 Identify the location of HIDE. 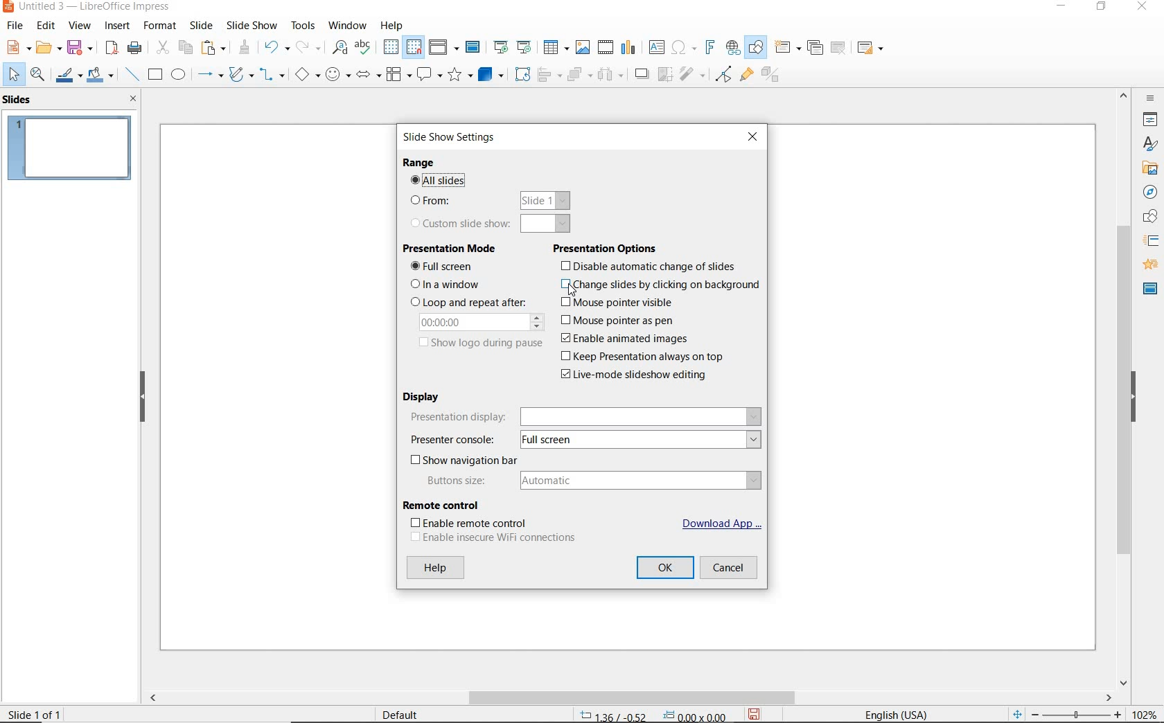
(1136, 397).